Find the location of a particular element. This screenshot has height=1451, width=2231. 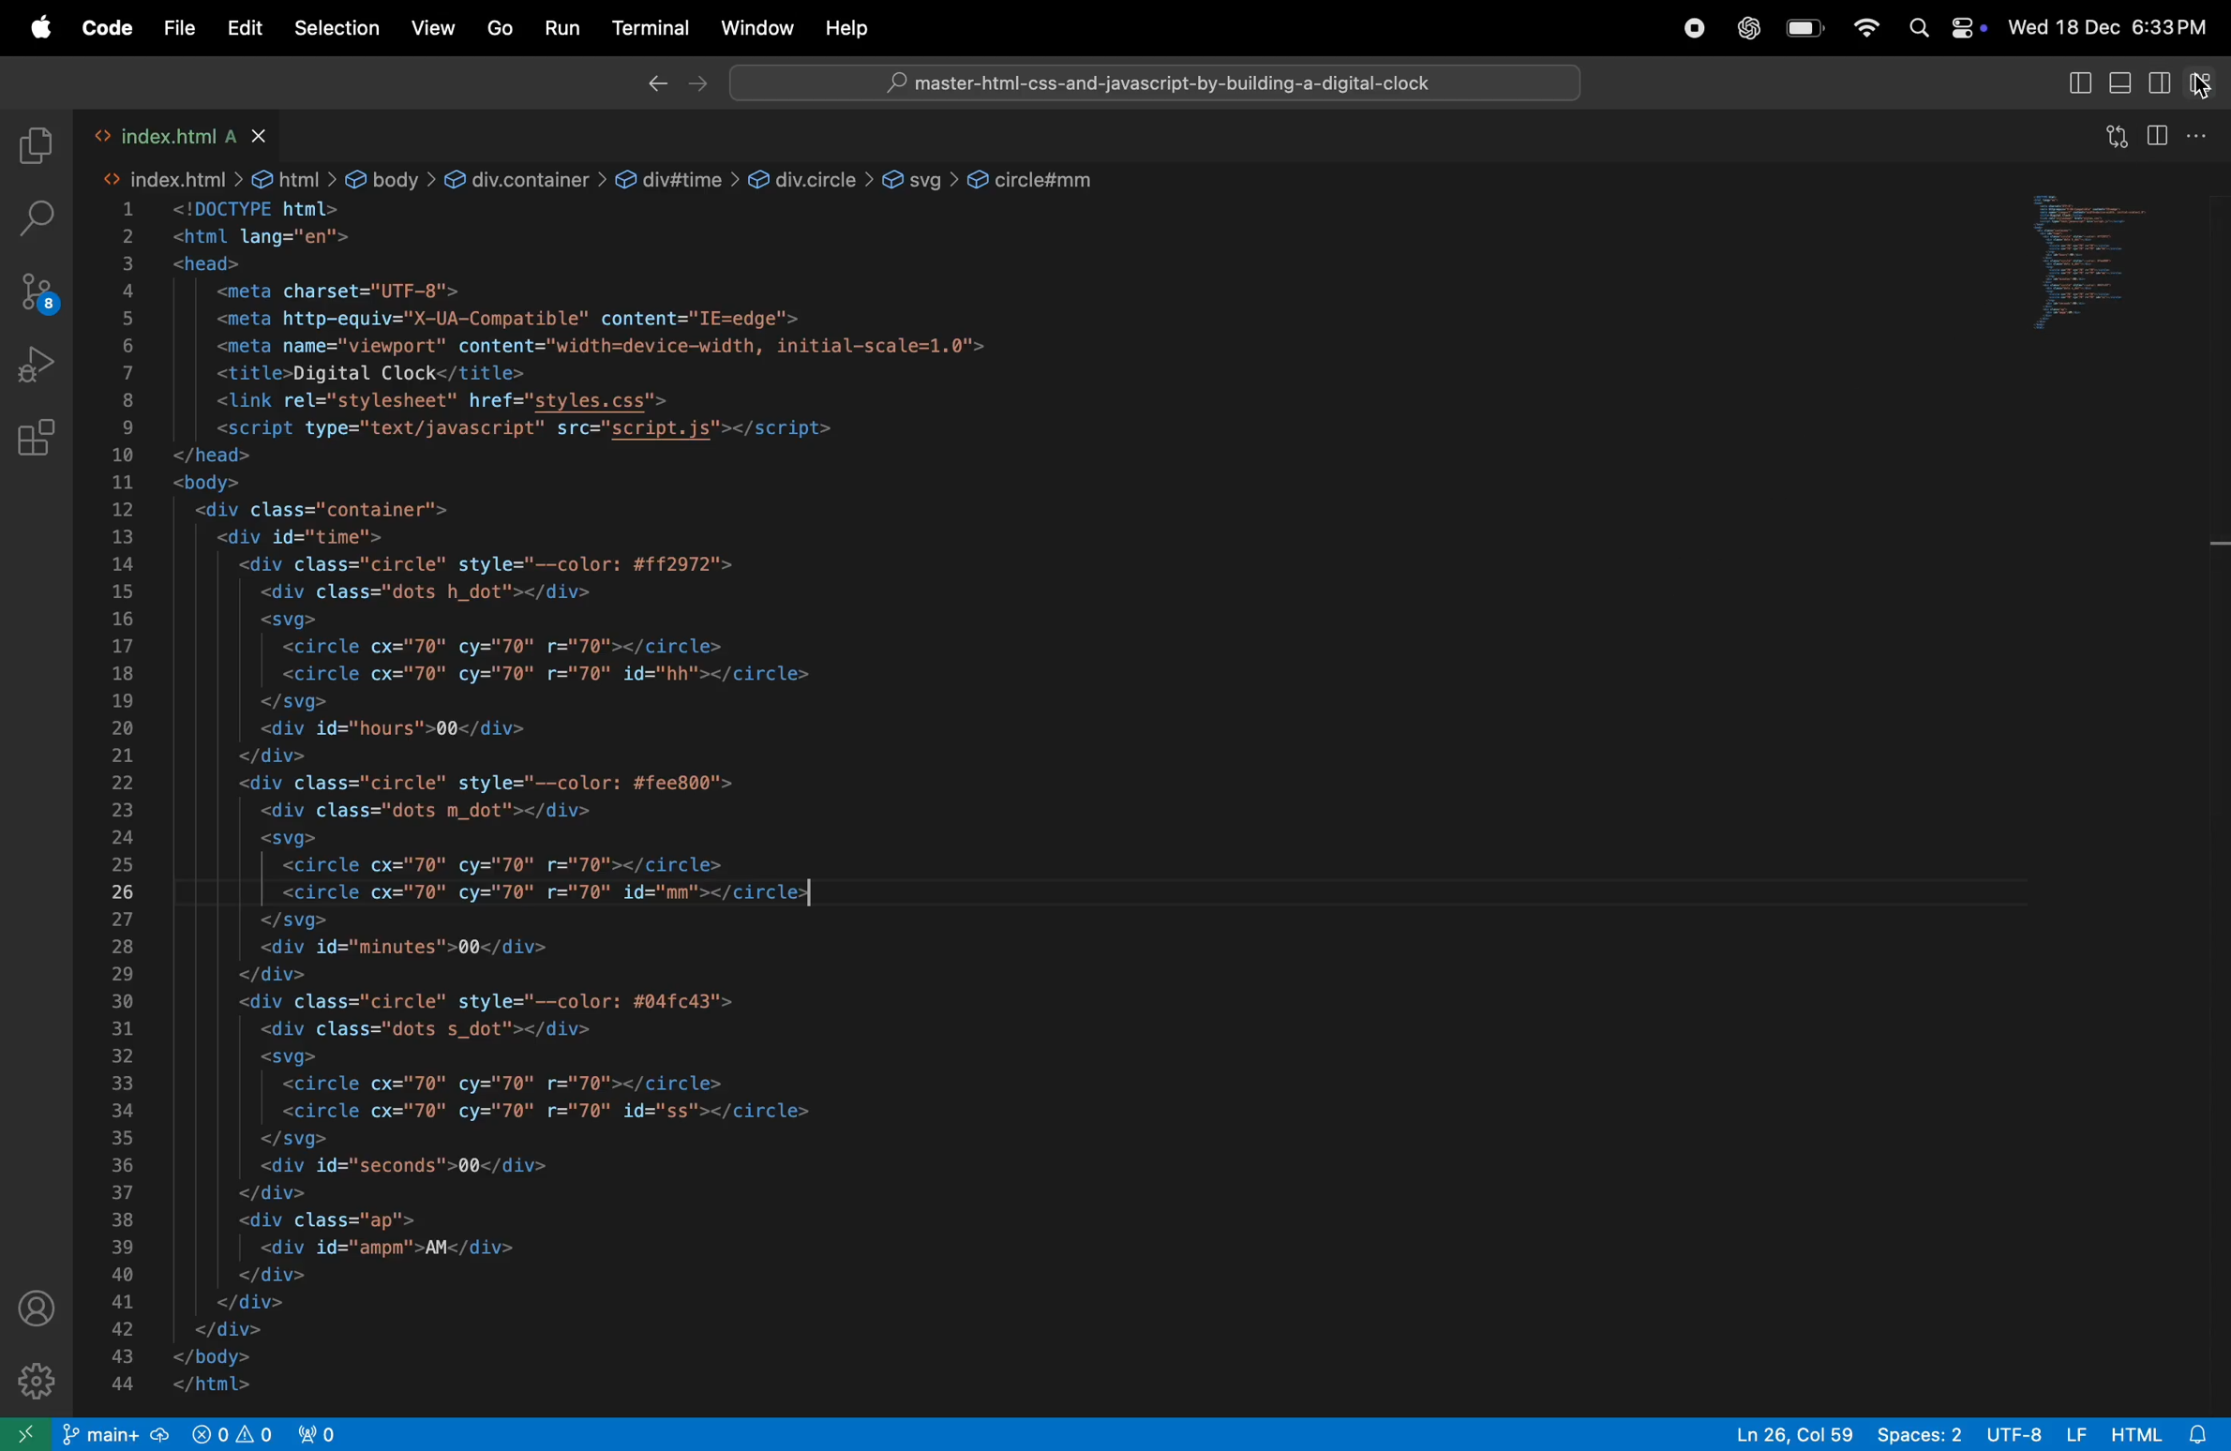

Code is located at coordinates (98, 28).